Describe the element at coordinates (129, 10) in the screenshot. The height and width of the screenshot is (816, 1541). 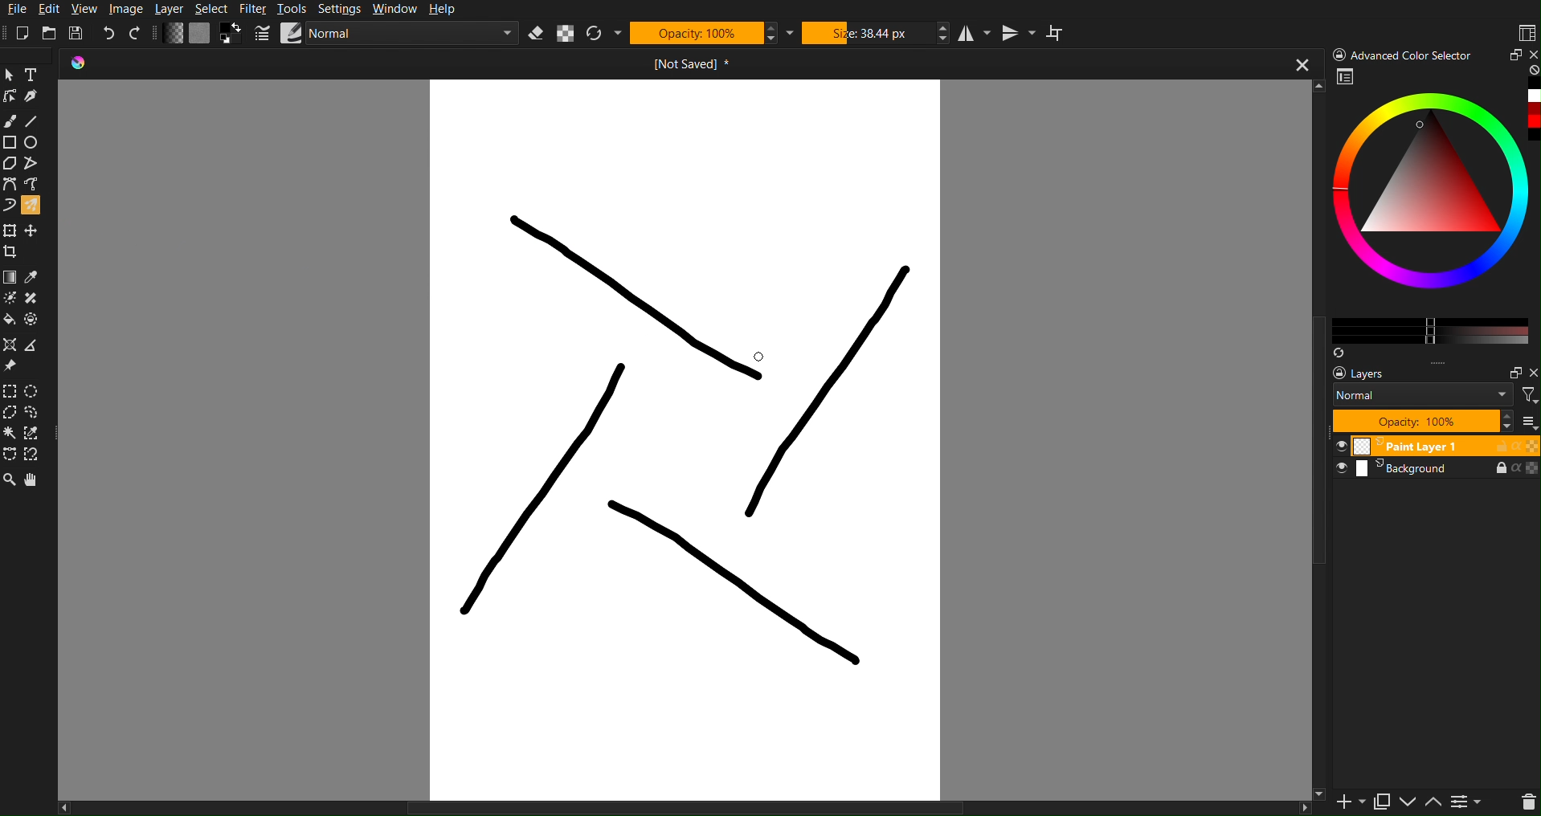
I see `Image` at that location.